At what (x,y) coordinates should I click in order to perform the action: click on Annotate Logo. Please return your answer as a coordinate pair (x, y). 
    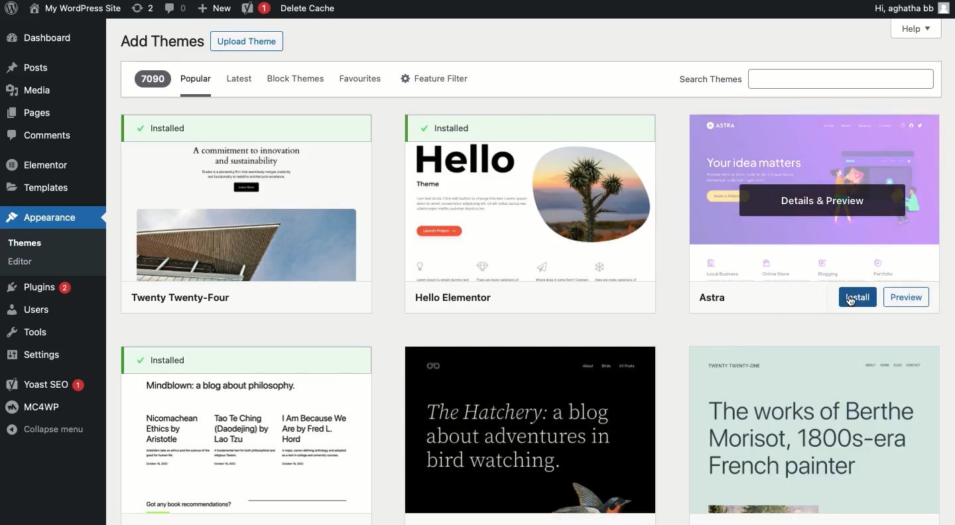
    Looking at the image, I should click on (11, 9).